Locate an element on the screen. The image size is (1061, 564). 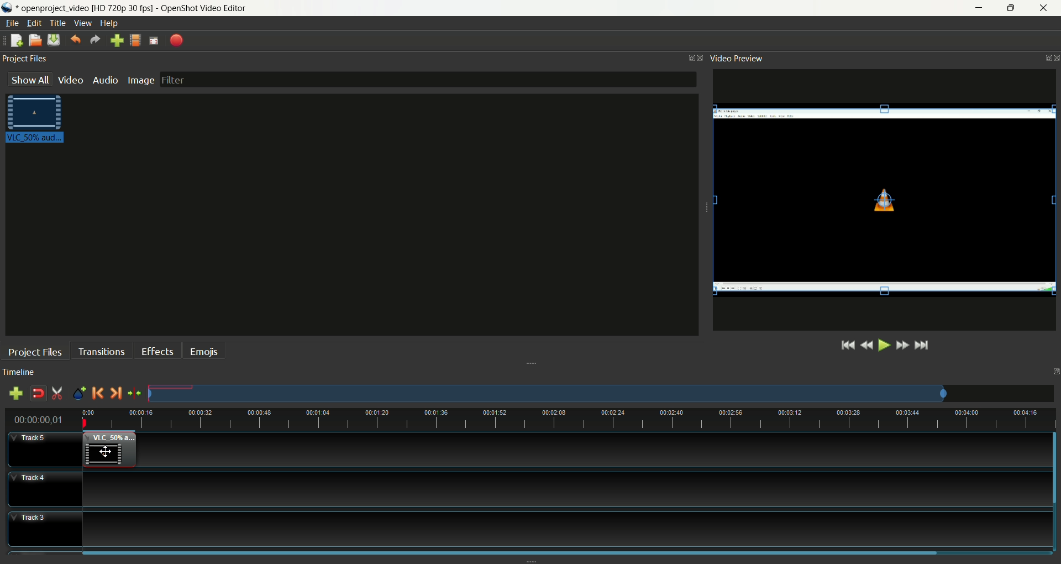
openproject_video [HD 720p 30 fps] - OpenShot Video Editor is located at coordinates (150, 8).